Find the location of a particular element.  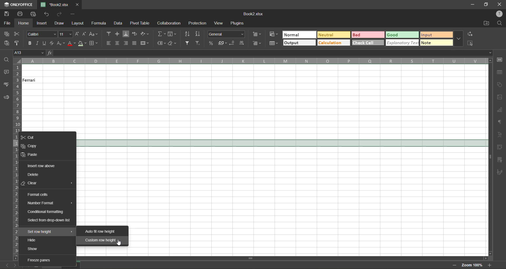

copy is located at coordinates (29, 146).